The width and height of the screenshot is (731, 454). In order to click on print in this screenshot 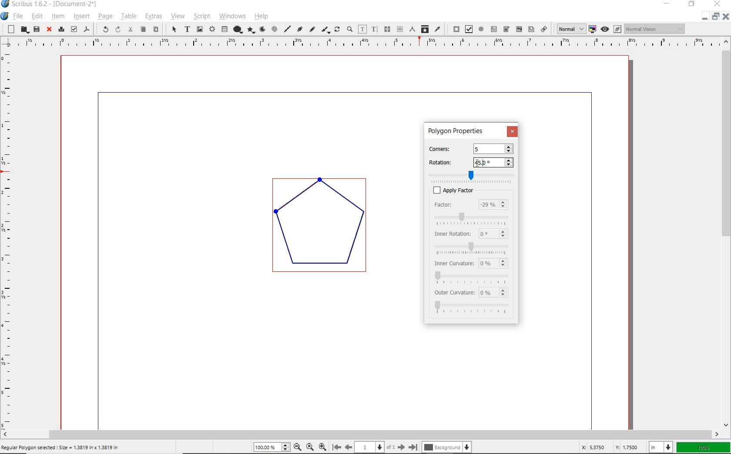, I will do `click(60, 29)`.